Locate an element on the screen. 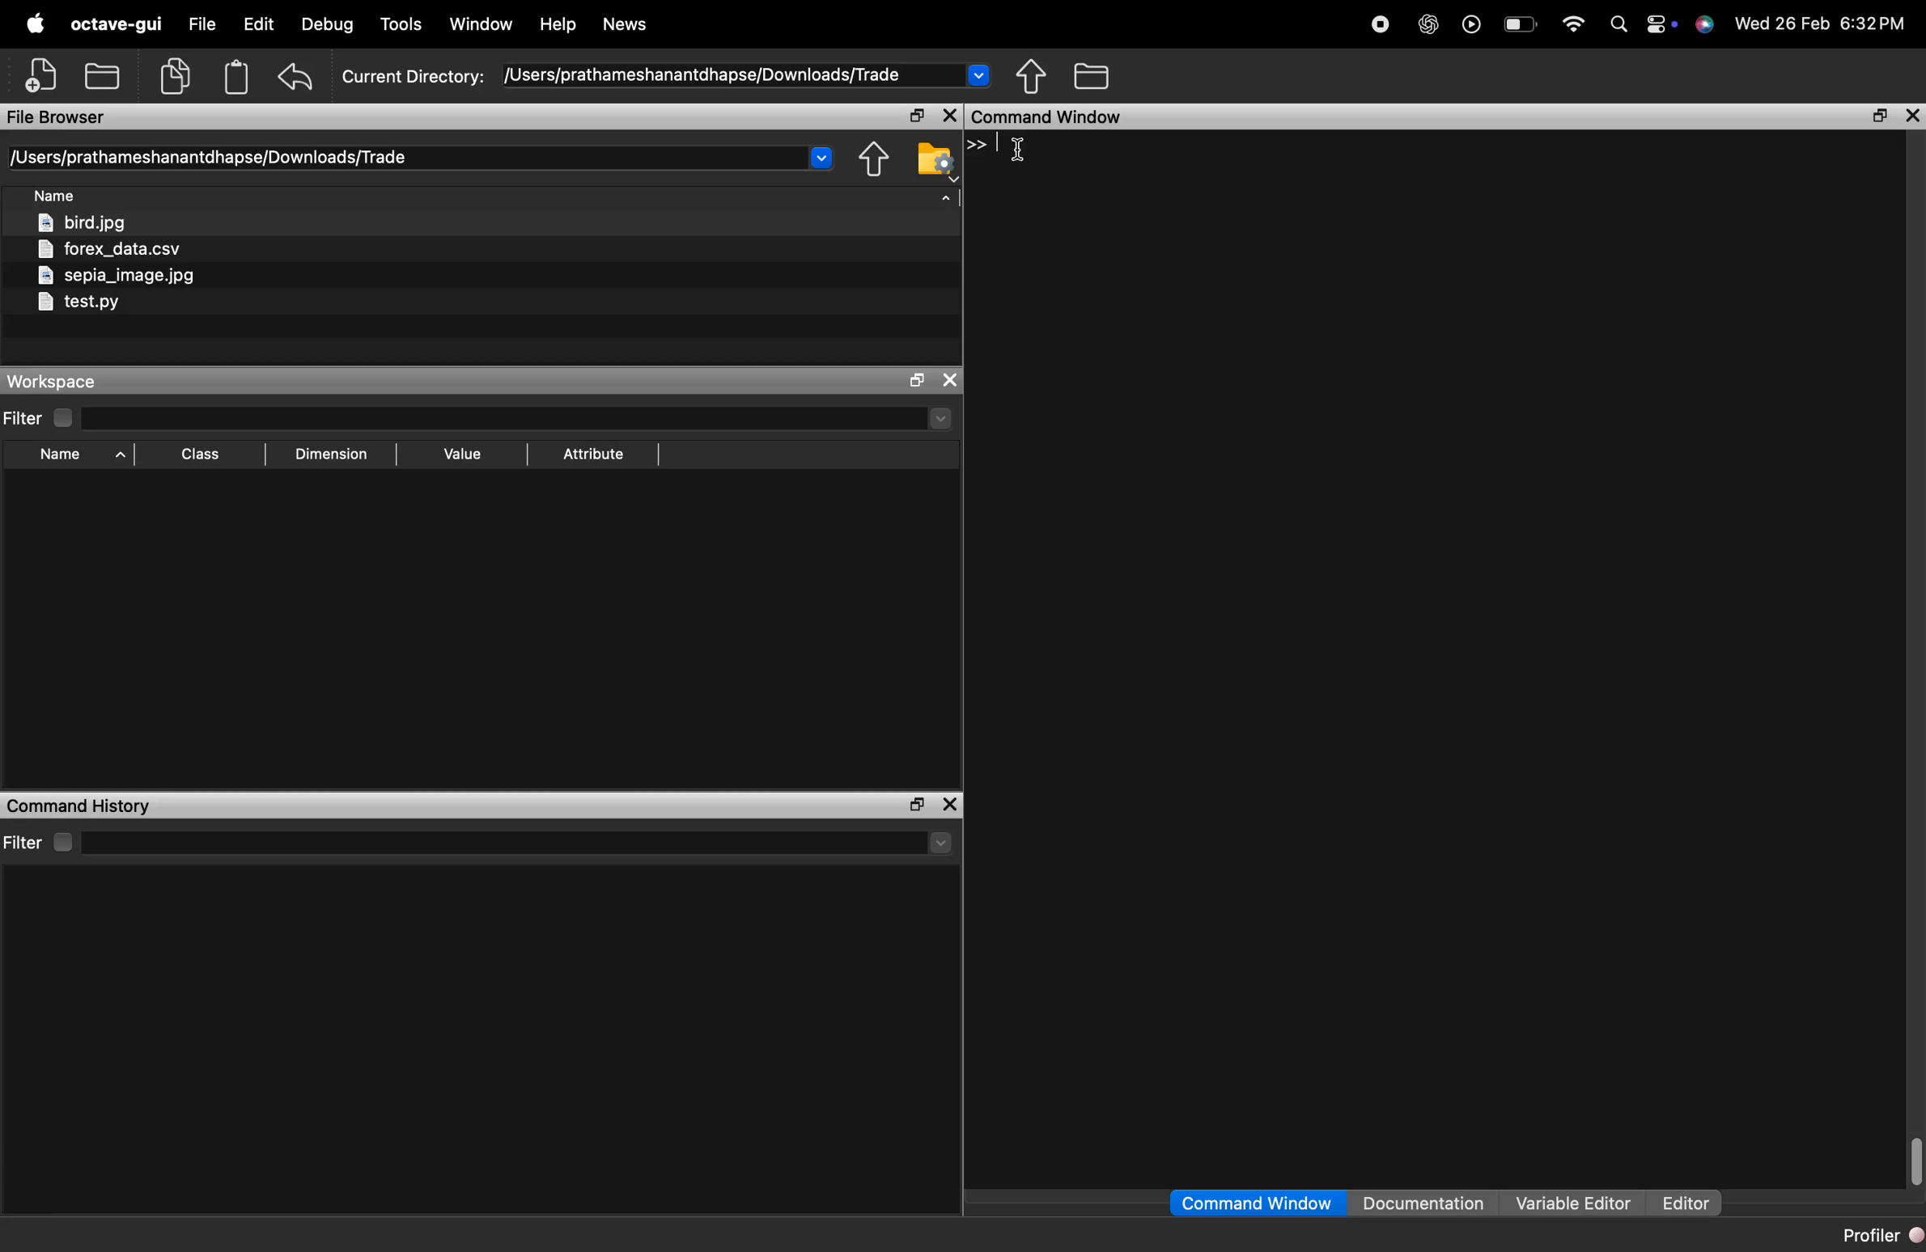 This screenshot has height=1252, width=1926. apple logo is located at coordinates (32, 22).